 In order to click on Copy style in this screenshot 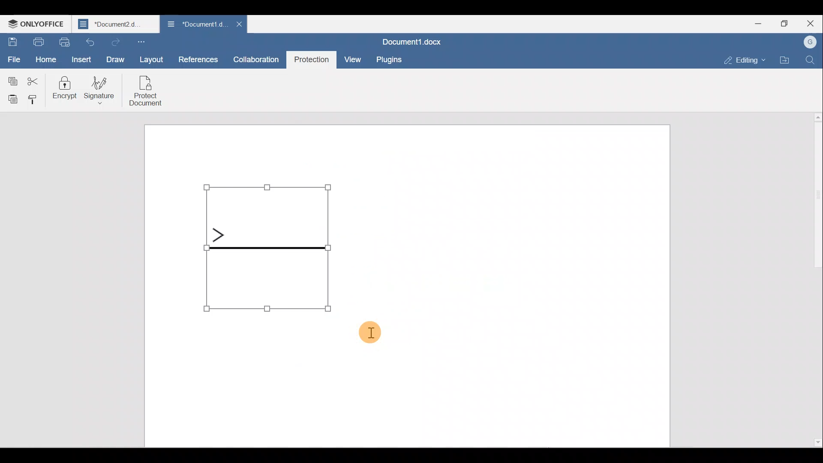, I will do `click(33, 98)`.